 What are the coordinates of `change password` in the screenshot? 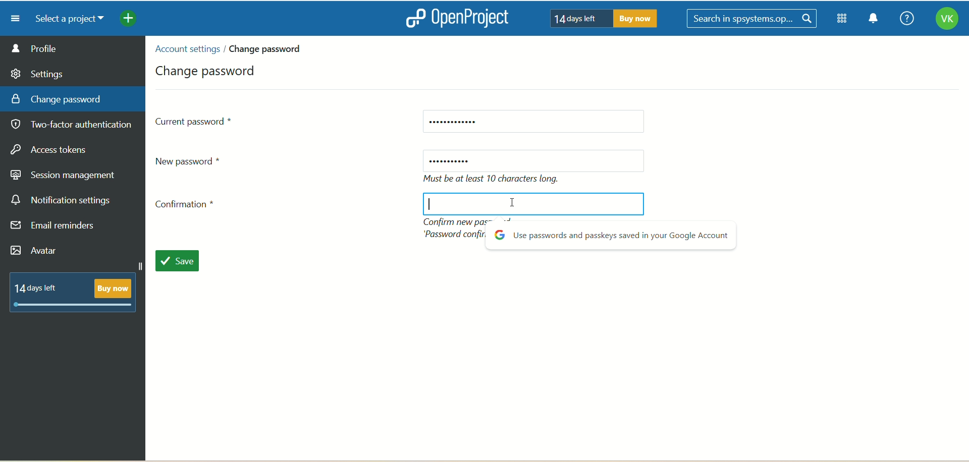 It's located at (208, 69).